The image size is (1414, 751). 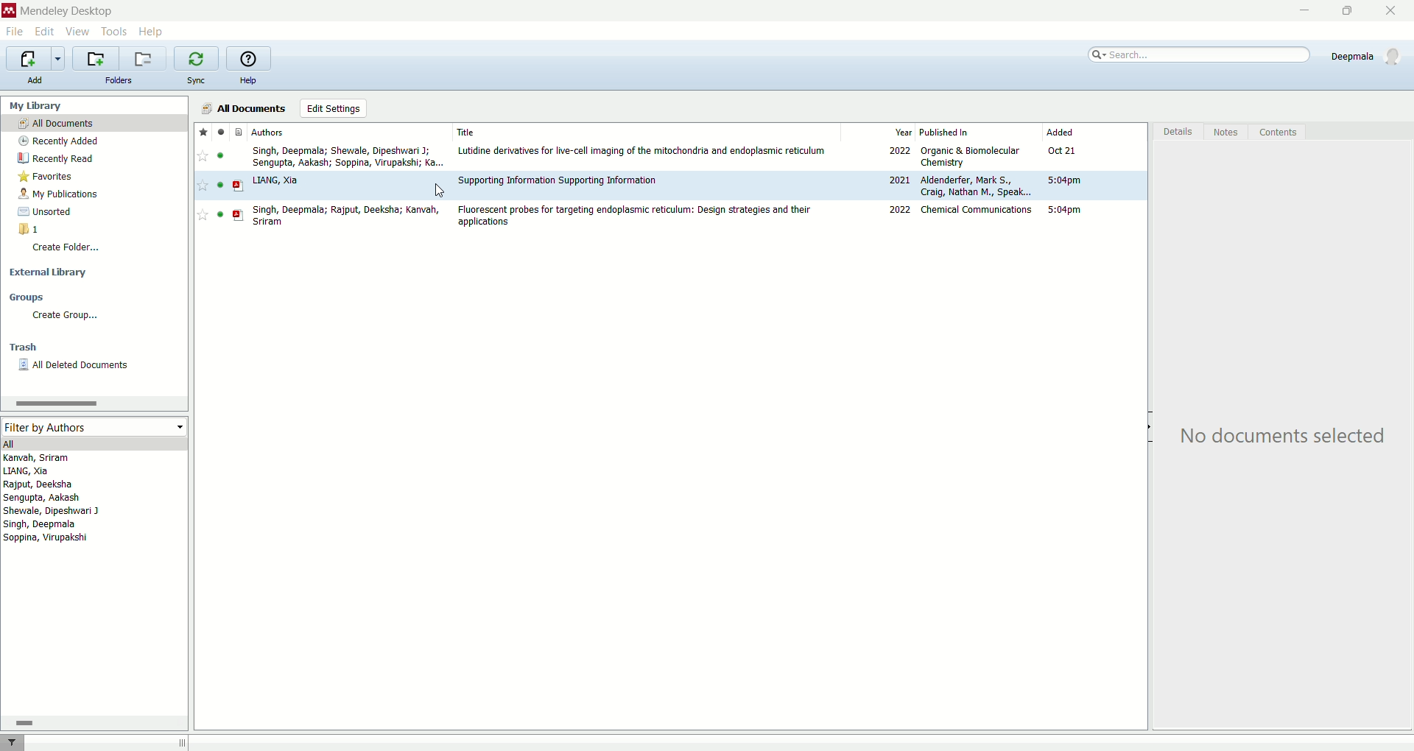 I want to click on favorite, so click(x=202, y=155).